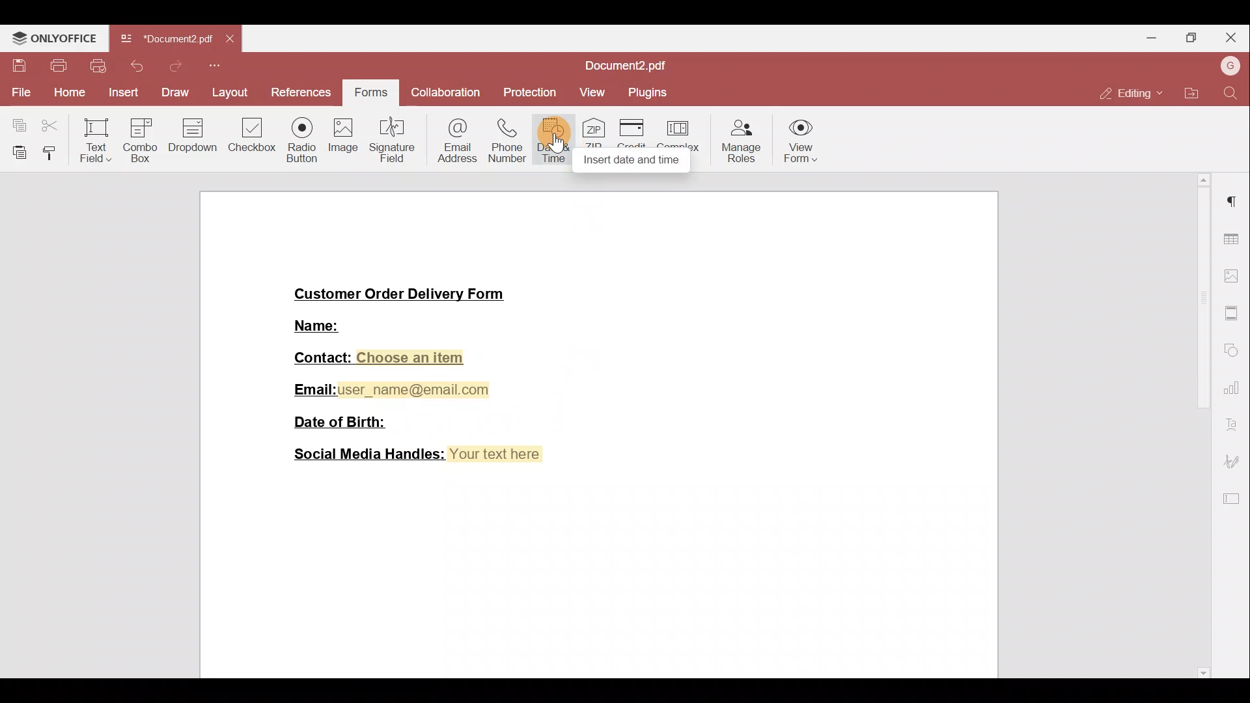 The height and width of the screenshot is (703, 1250). What do you see at coordinates (1233, 313) in the screenshot?
I see `More settings` at bounding box center [1233, 313].